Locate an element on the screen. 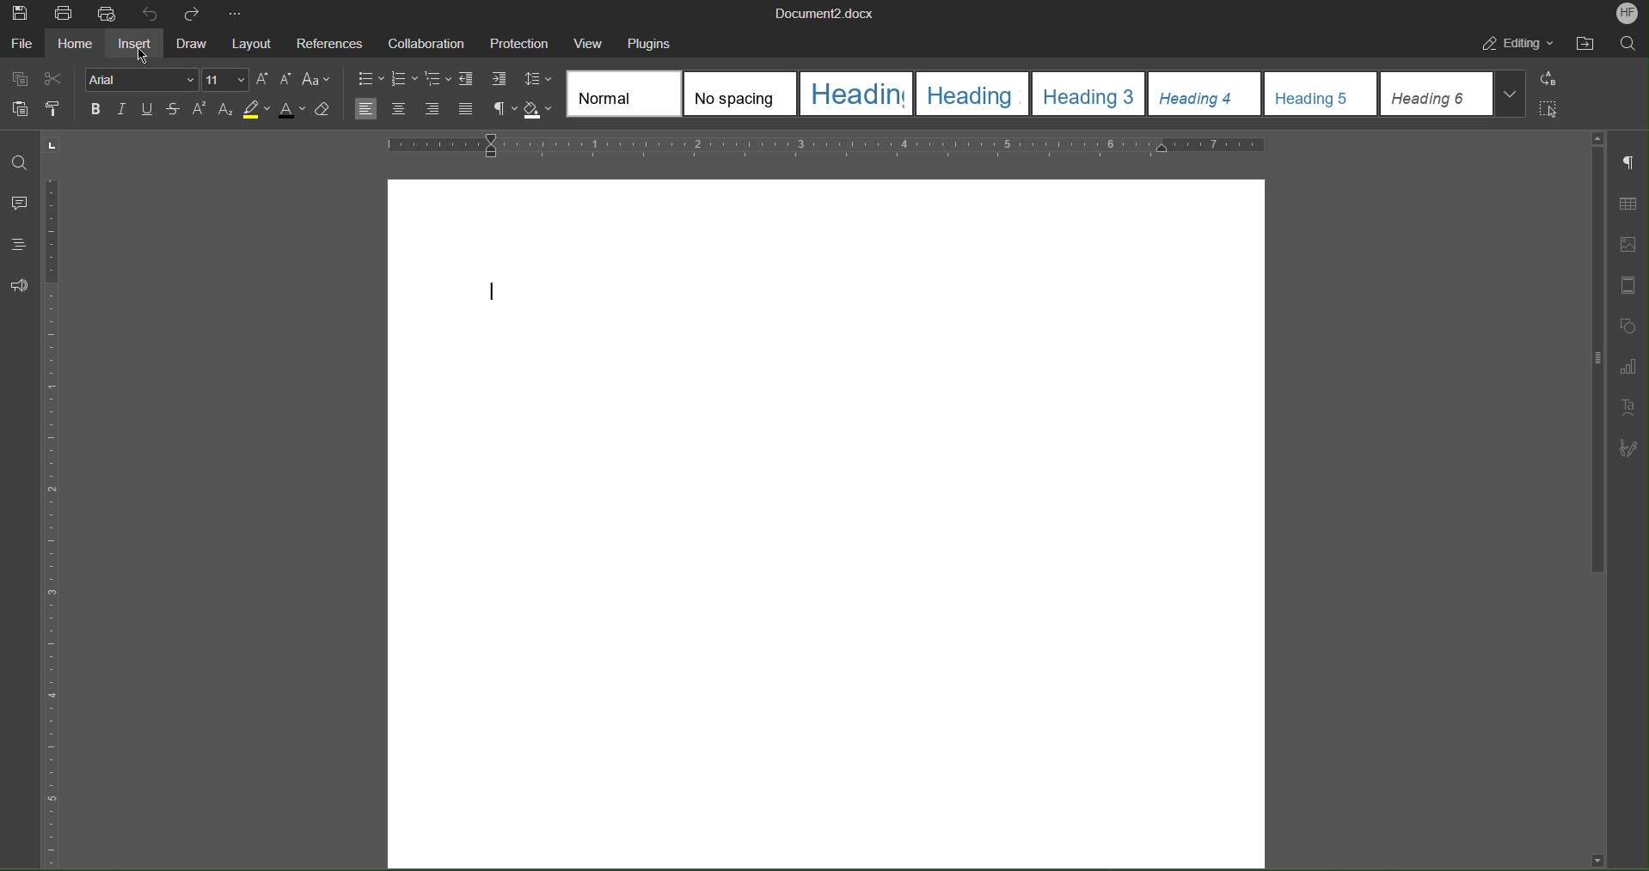 The height and width of the screenshot is (871, 1649). Undo is located at coordinates (148, 13).